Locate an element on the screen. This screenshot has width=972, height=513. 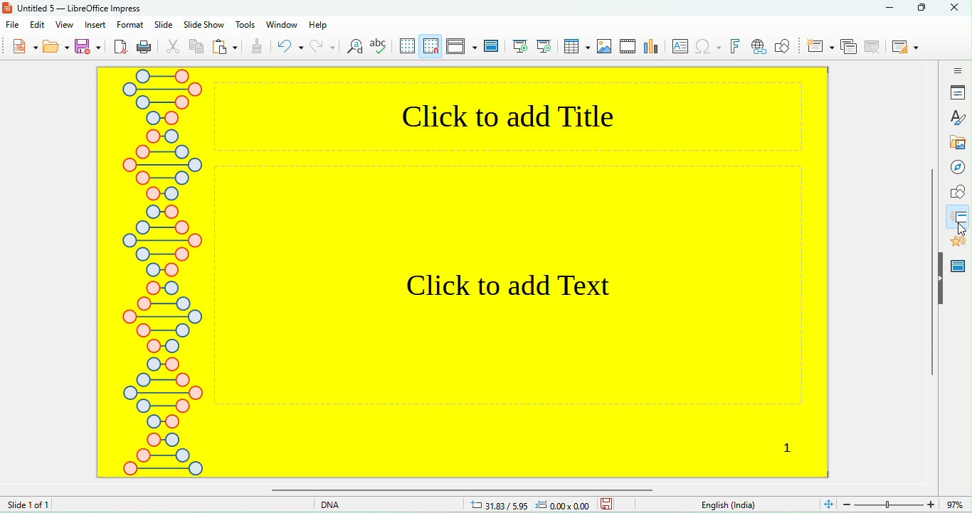
redo is located at coordinates (322, 50).